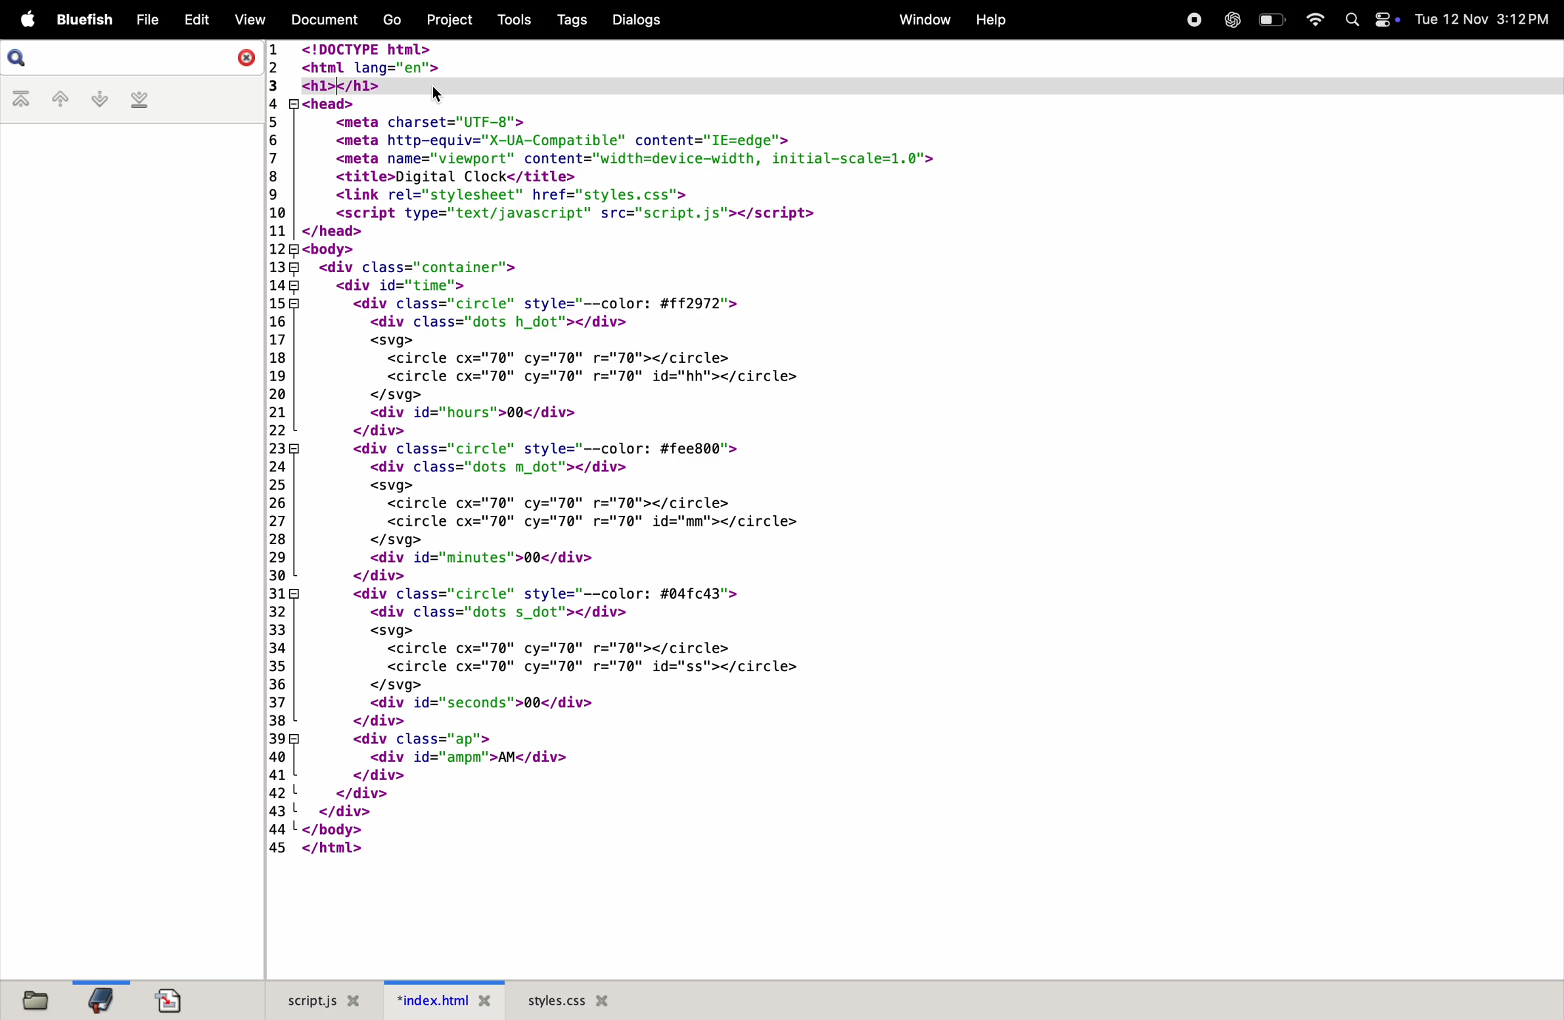 Image resolution: width=1564 pixels, height=1020 pixels. What do you see at coordinates (340, 83) in the screenshot?
I see `text cursor` at bounding box center [340, 83].